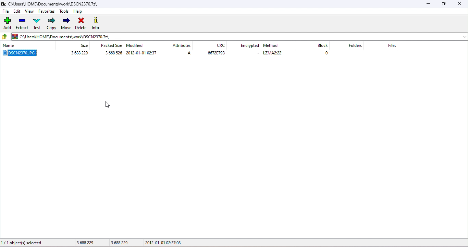  I want to click on text, so click(274, 54).